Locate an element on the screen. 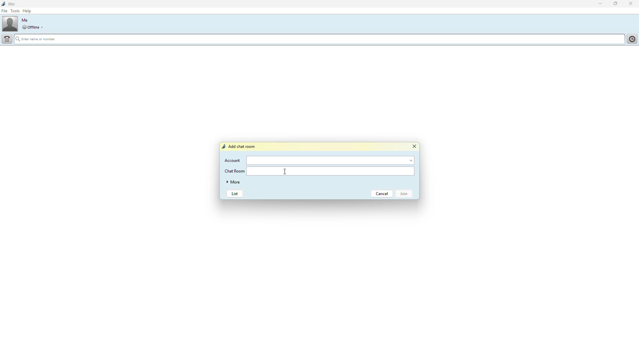 The height and width of the screenshot is (343, 639). cursor is located at coordinates (285, 171).